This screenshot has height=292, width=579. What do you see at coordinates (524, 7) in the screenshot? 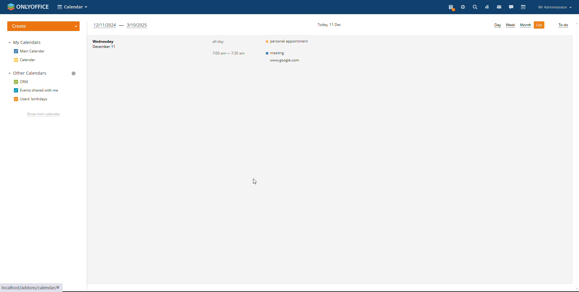
I see `calendar` at bounding box center [524, 7].